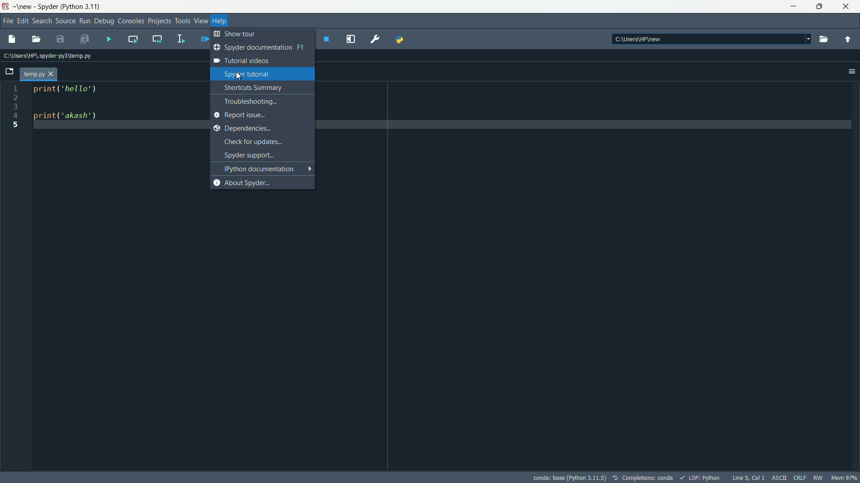 The width and height of the screenshot is (860, 483). What do you see at coordinates (221, 21) in the screenshot?
I see `help menu` at bounding box center [221, 21].